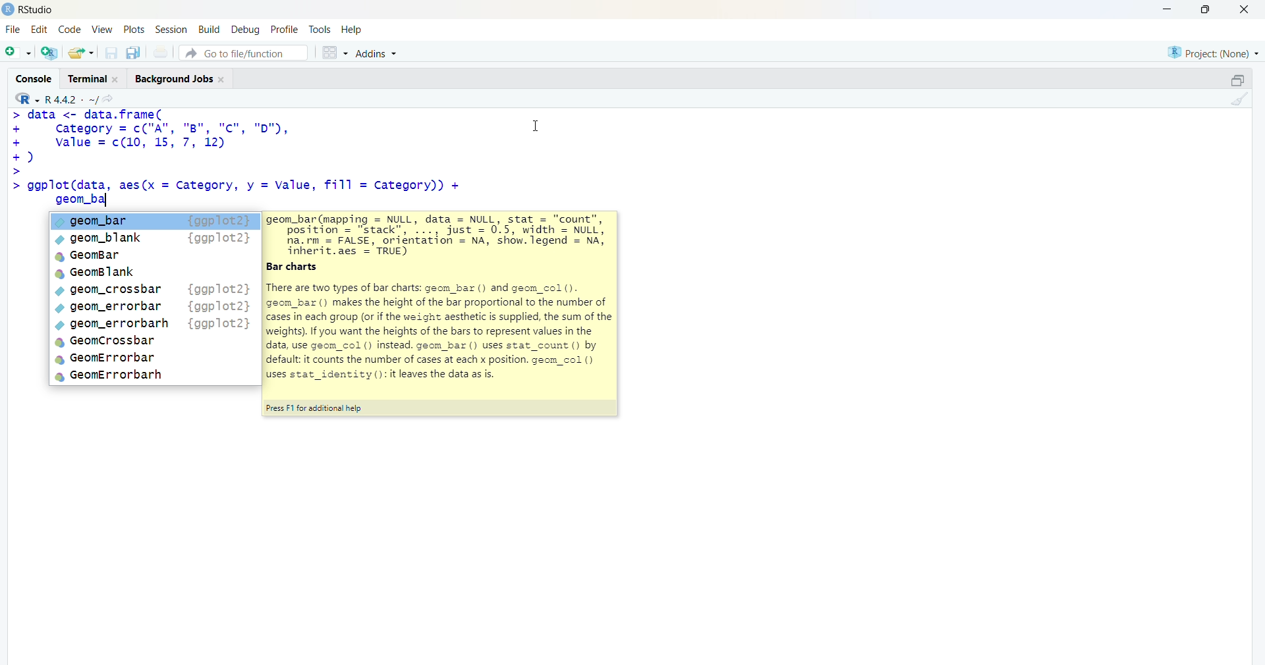 The height and width of the screenshot is (665, 1265). What do you see at coordinates (71, 98) in the screenshot?
I see ` R language version - R 4.4.2` at bounding box center [71, 98].